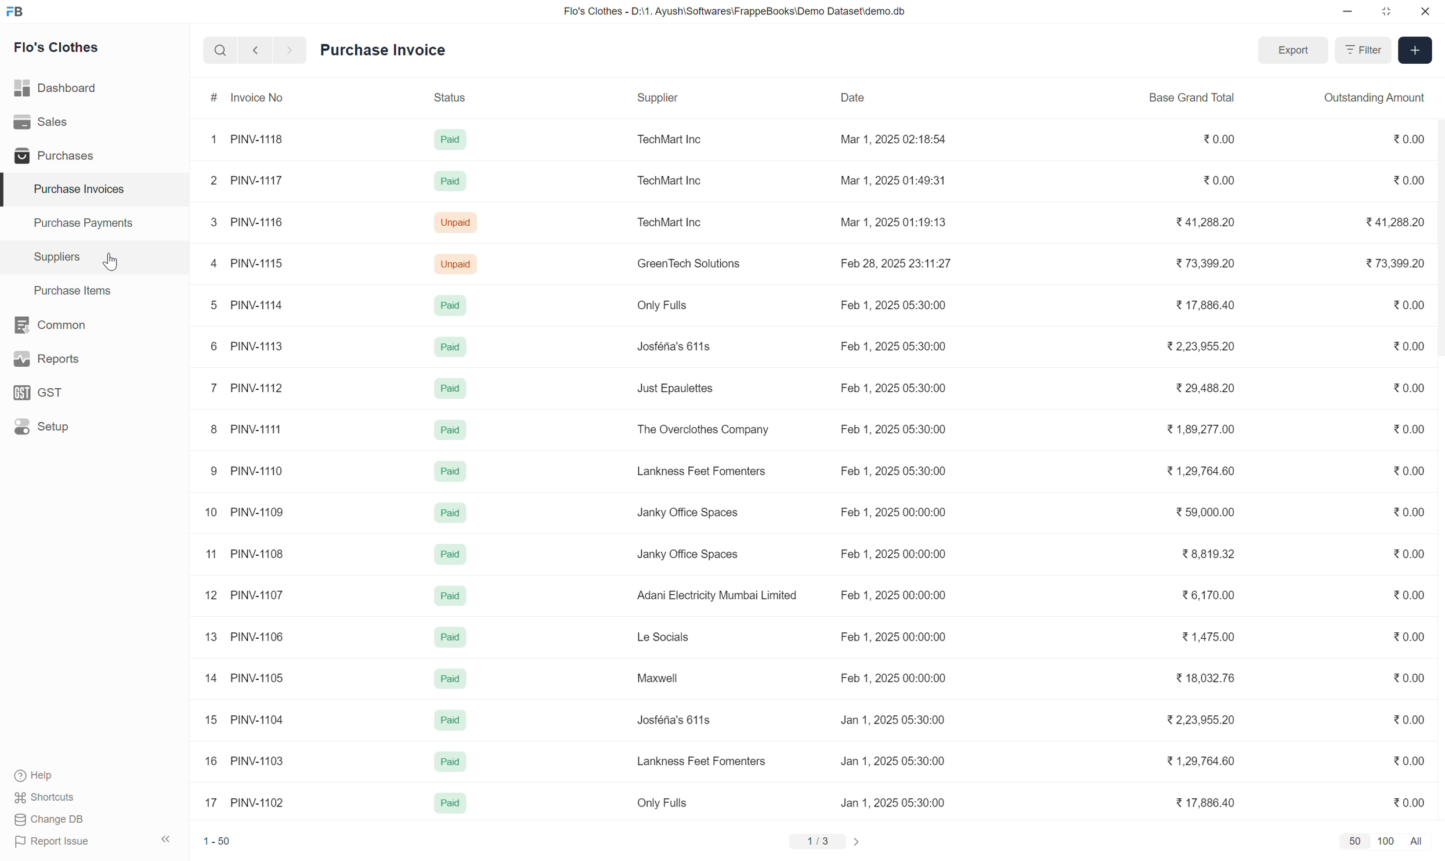 The image size is (1445, 861). What do you see at coordinates (286, 49) in the screenshot?
I see `forward` at bounding box center [286, 49].